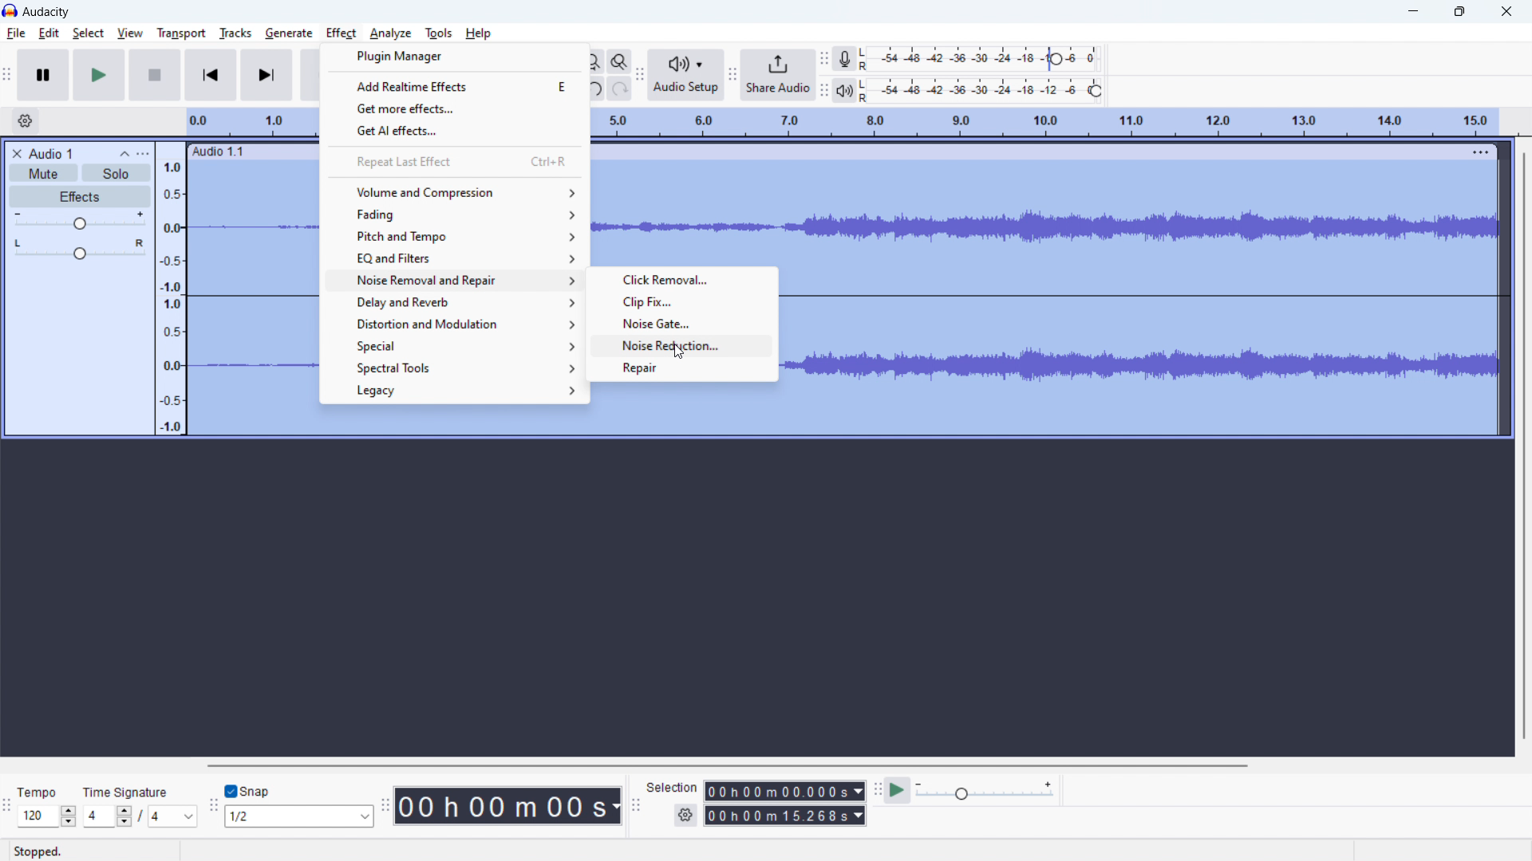  What do you see at coordinates (455, 85) in the screenshot?
I see `add realtime effects` at bounding box center [455, 85].